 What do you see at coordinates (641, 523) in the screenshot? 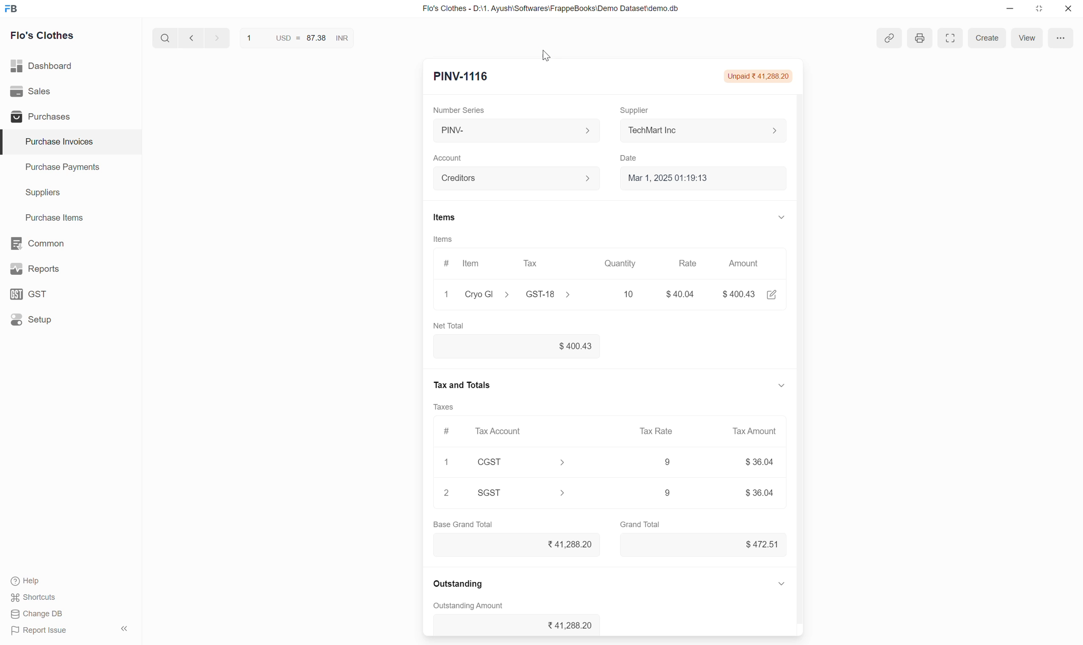
I see `Grand Total` at bounding box center [641, 523].